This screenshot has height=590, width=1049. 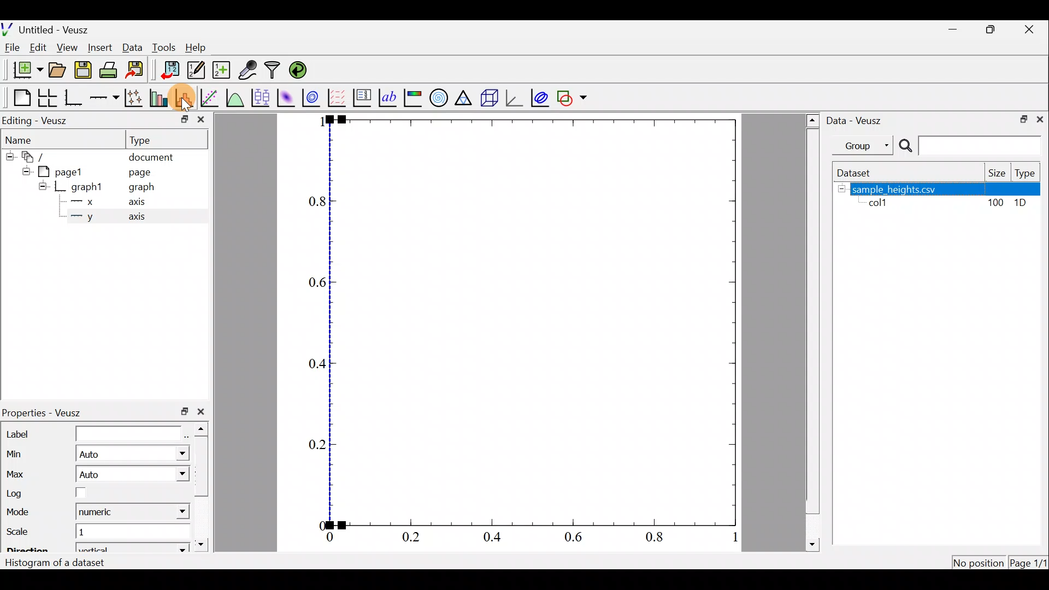 I want to click on close, so click(x=1030, y=32).